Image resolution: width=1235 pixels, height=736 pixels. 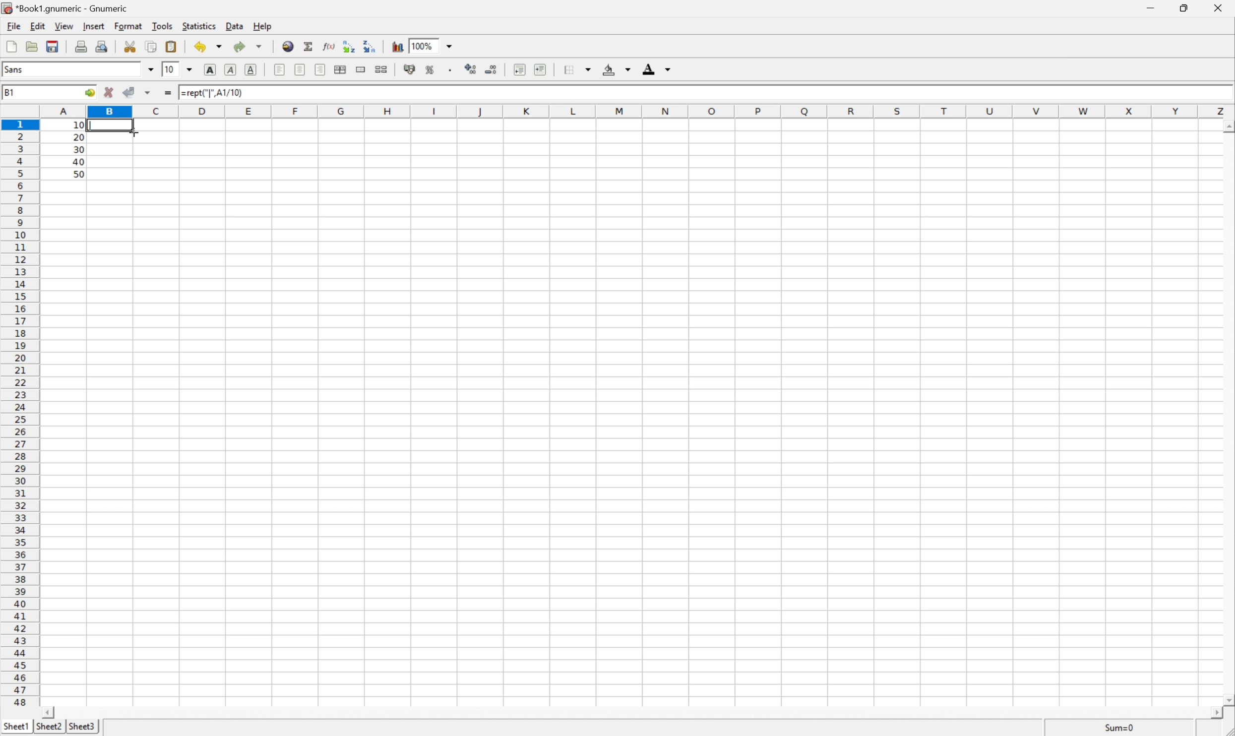 I want to click on Undo, so click(x=208, y=46).